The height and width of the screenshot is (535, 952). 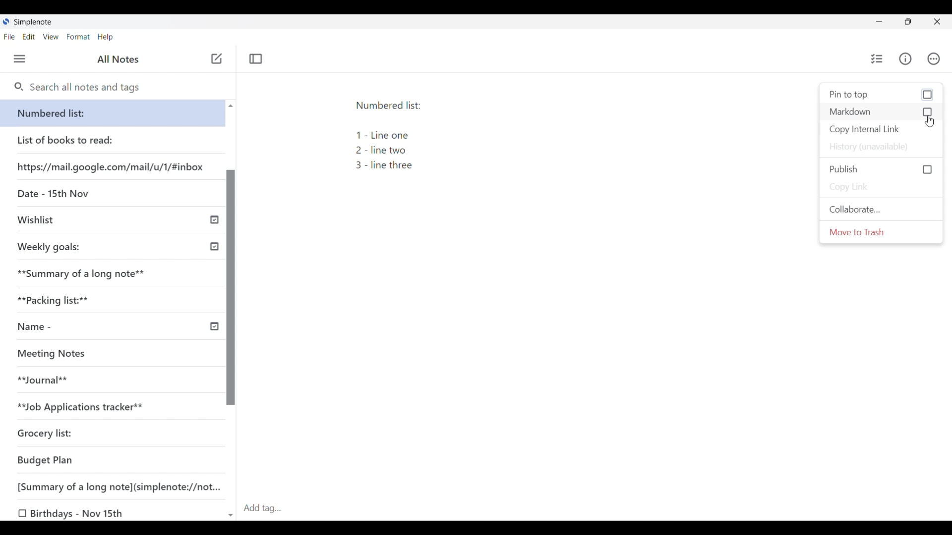 What do you see at coordinates (75, 140) in the screenshot?
I see `List of books to read:` at bounding box center [75, 140].